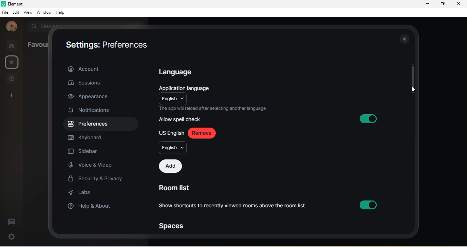 The width and height of the screenshot is (467, 247). What do you see at coordinates (374, 118) in the screenshot?
I see `button` at bounding box center [374, 118].